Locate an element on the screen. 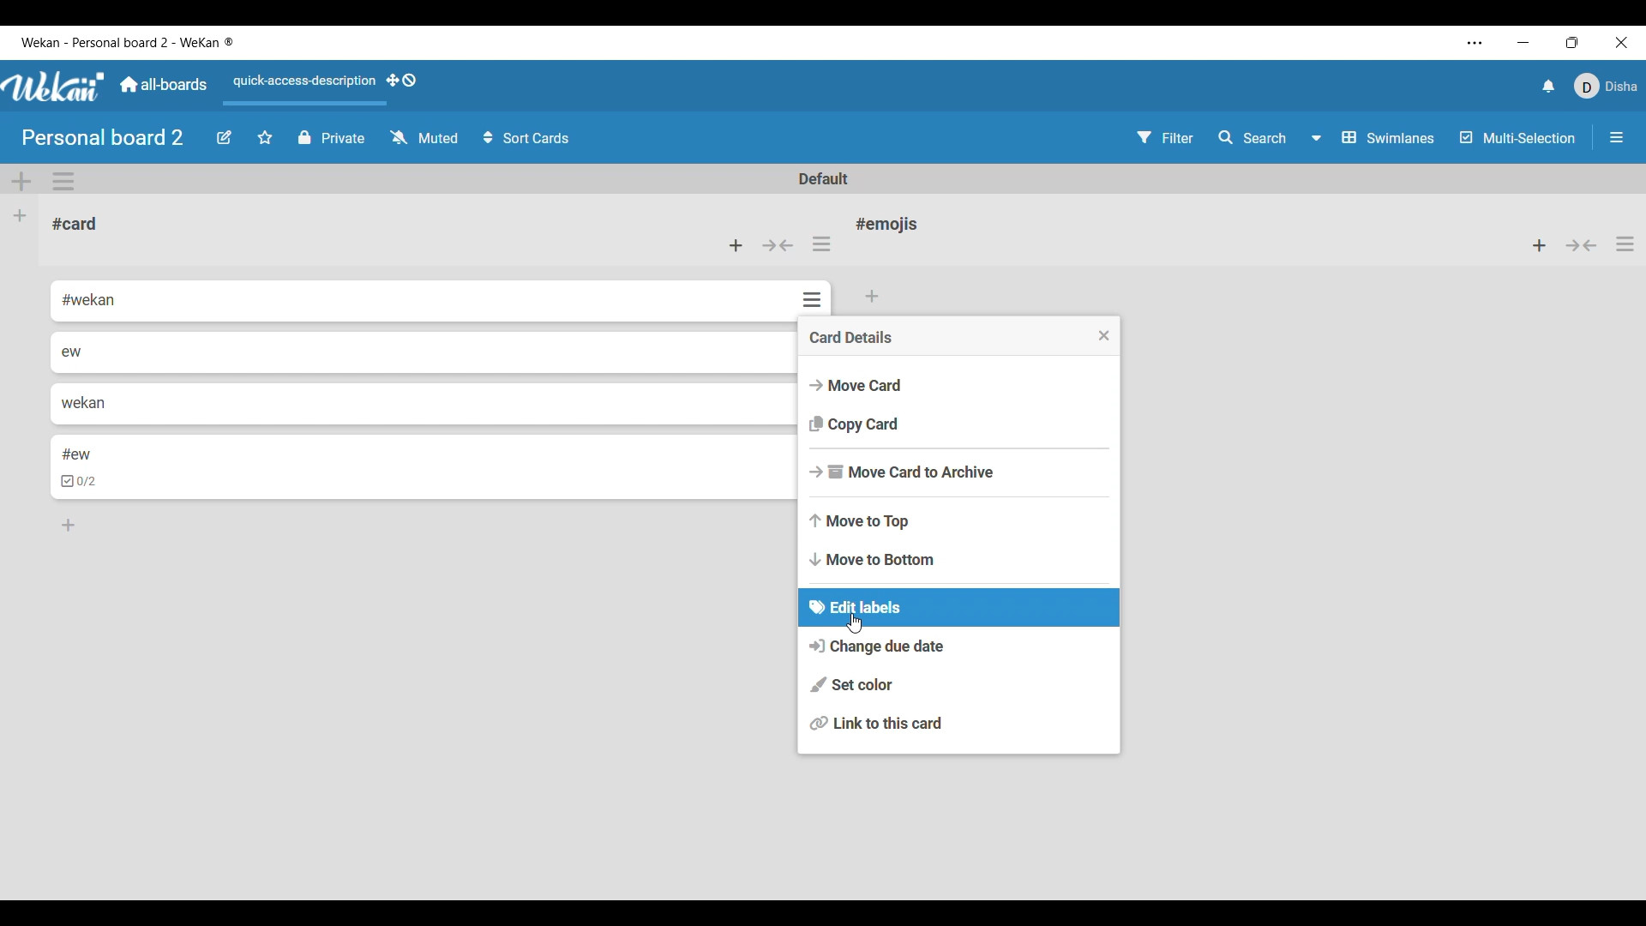 The width and height of the screenshot is (1646, 926). Add card to top of list is located at coordinates (736, 245).